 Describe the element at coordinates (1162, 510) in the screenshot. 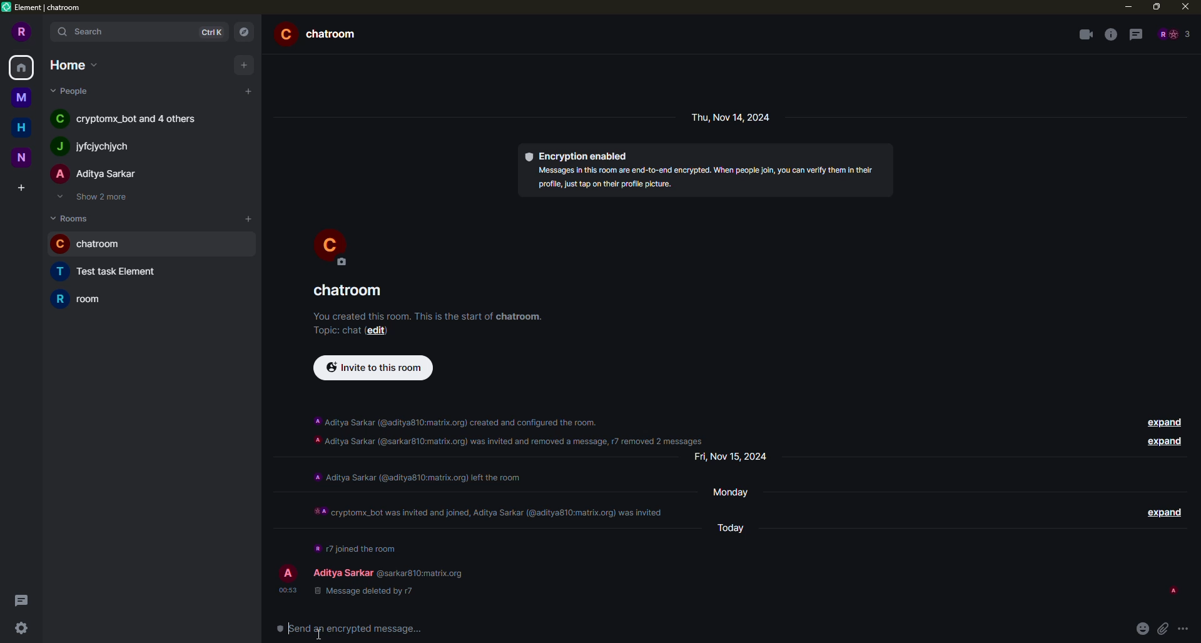

I see `expand` at that location.